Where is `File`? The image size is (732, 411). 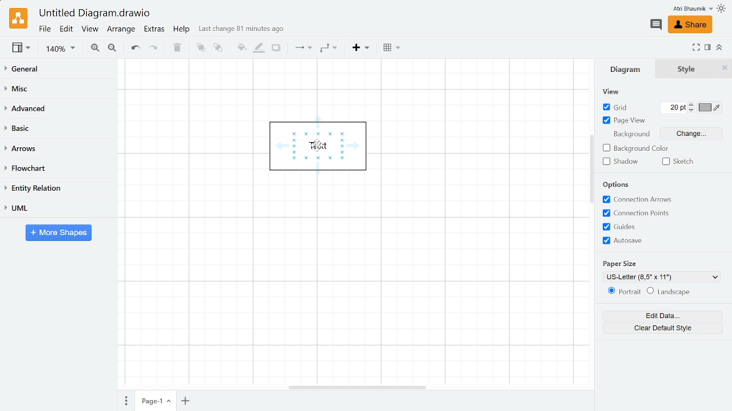 File is located at coordinates (44, 29).